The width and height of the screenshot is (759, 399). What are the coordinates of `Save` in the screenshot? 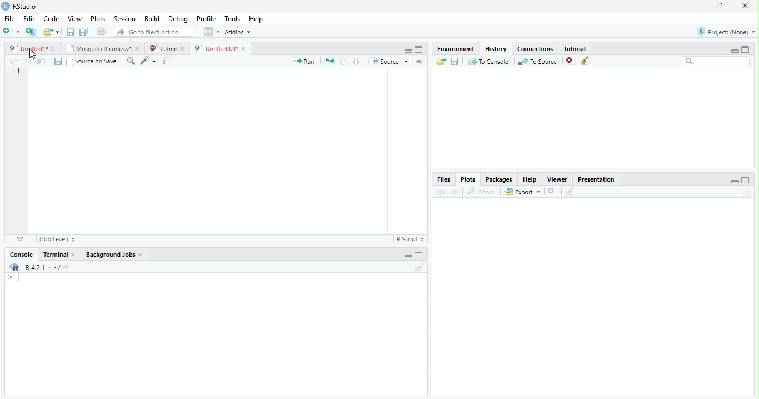 It's located at (71, 32).